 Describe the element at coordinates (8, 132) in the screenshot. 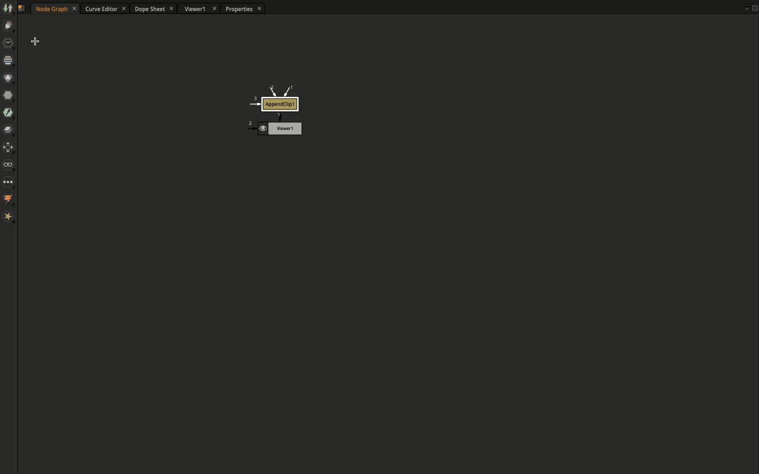

I see `Merger` at that location.